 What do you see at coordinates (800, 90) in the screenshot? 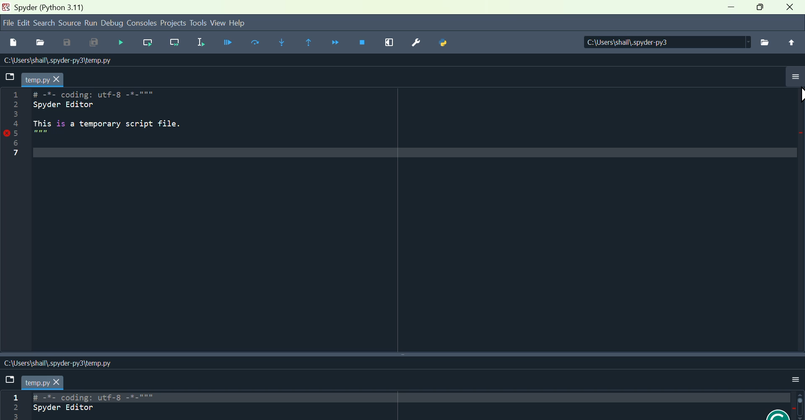
I see `Cursor on More option` at bounding box center [800, 90].